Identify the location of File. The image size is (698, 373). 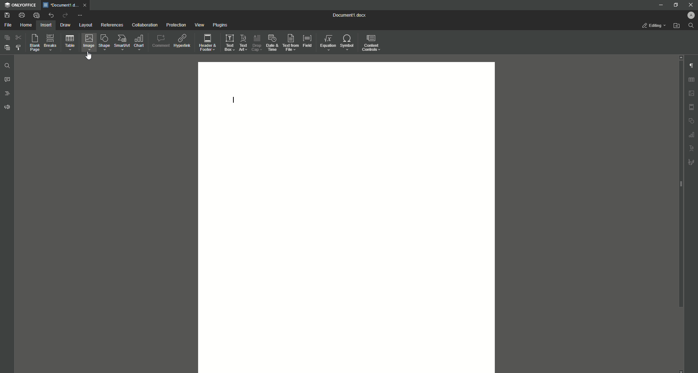
(8, 25).